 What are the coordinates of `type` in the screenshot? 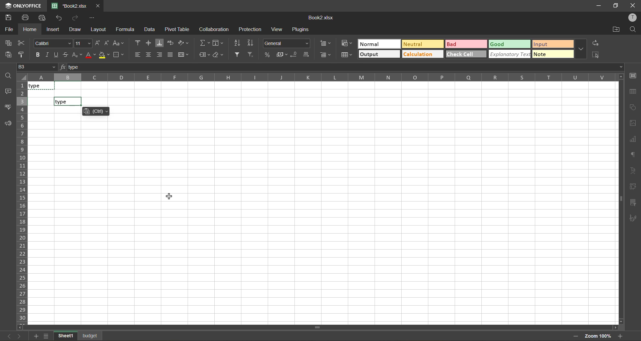 It's located at (41, 85).